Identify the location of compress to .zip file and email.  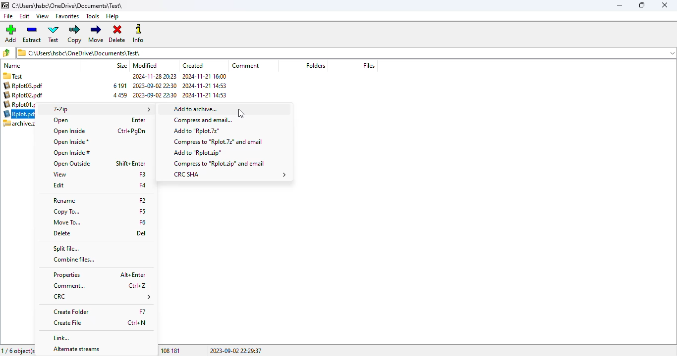
(220, 163).